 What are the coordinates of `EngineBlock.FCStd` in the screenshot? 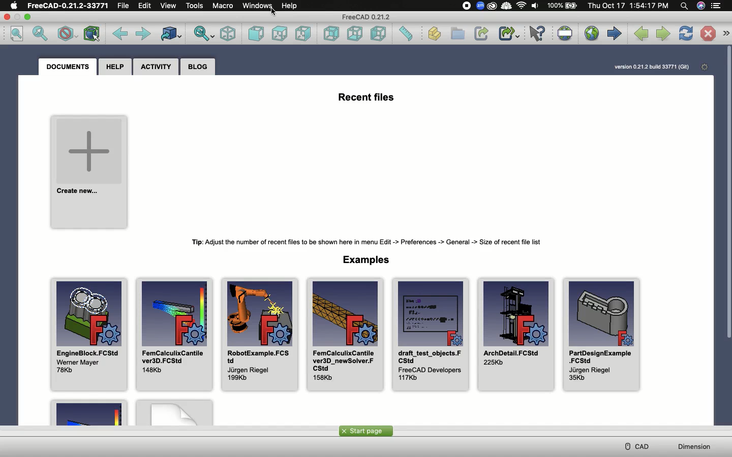 It's located at (89, 335).